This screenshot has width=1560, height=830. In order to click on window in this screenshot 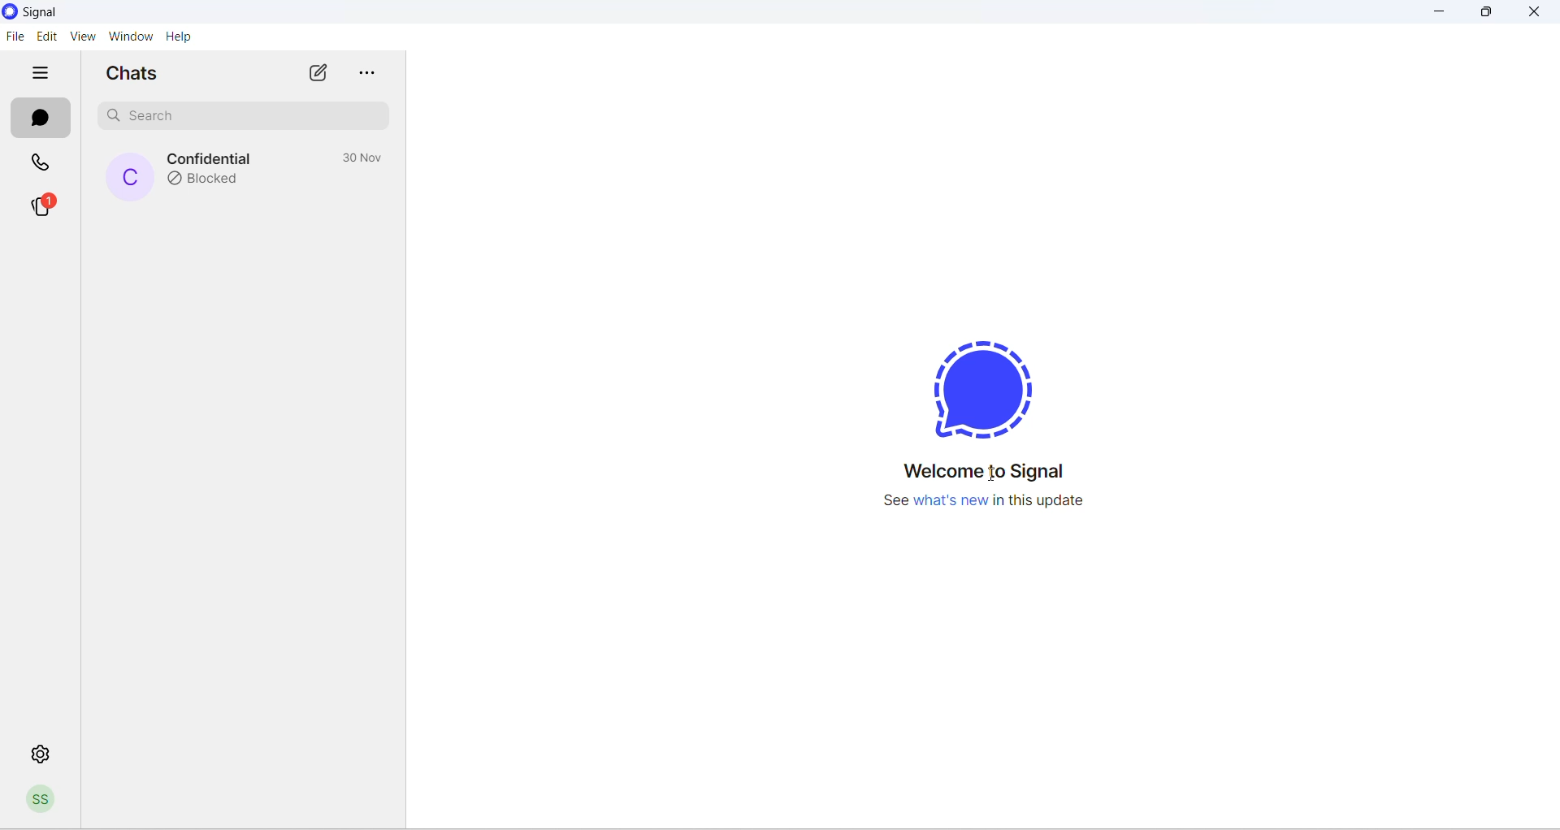, I will do `click(128, 36)`.